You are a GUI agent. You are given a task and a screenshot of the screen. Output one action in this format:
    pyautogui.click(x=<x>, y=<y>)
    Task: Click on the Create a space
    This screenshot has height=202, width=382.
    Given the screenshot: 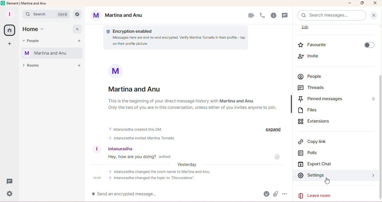 What is the action you would take?
    pyautogui.click(x=11, y=45)
    